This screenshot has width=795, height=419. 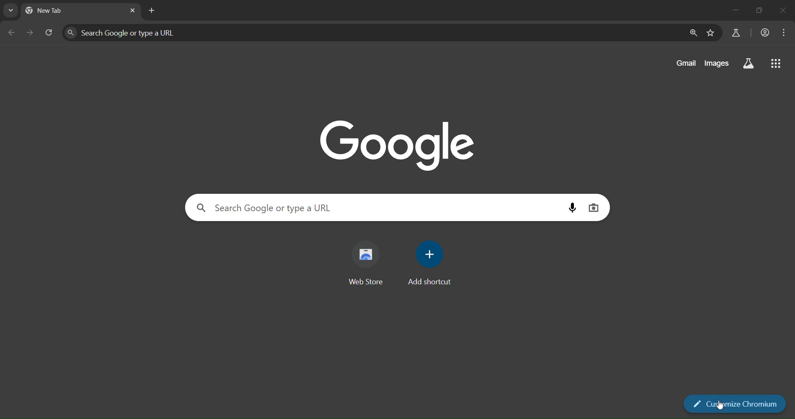 I want to click on current tab, so click(x=58, y=12).